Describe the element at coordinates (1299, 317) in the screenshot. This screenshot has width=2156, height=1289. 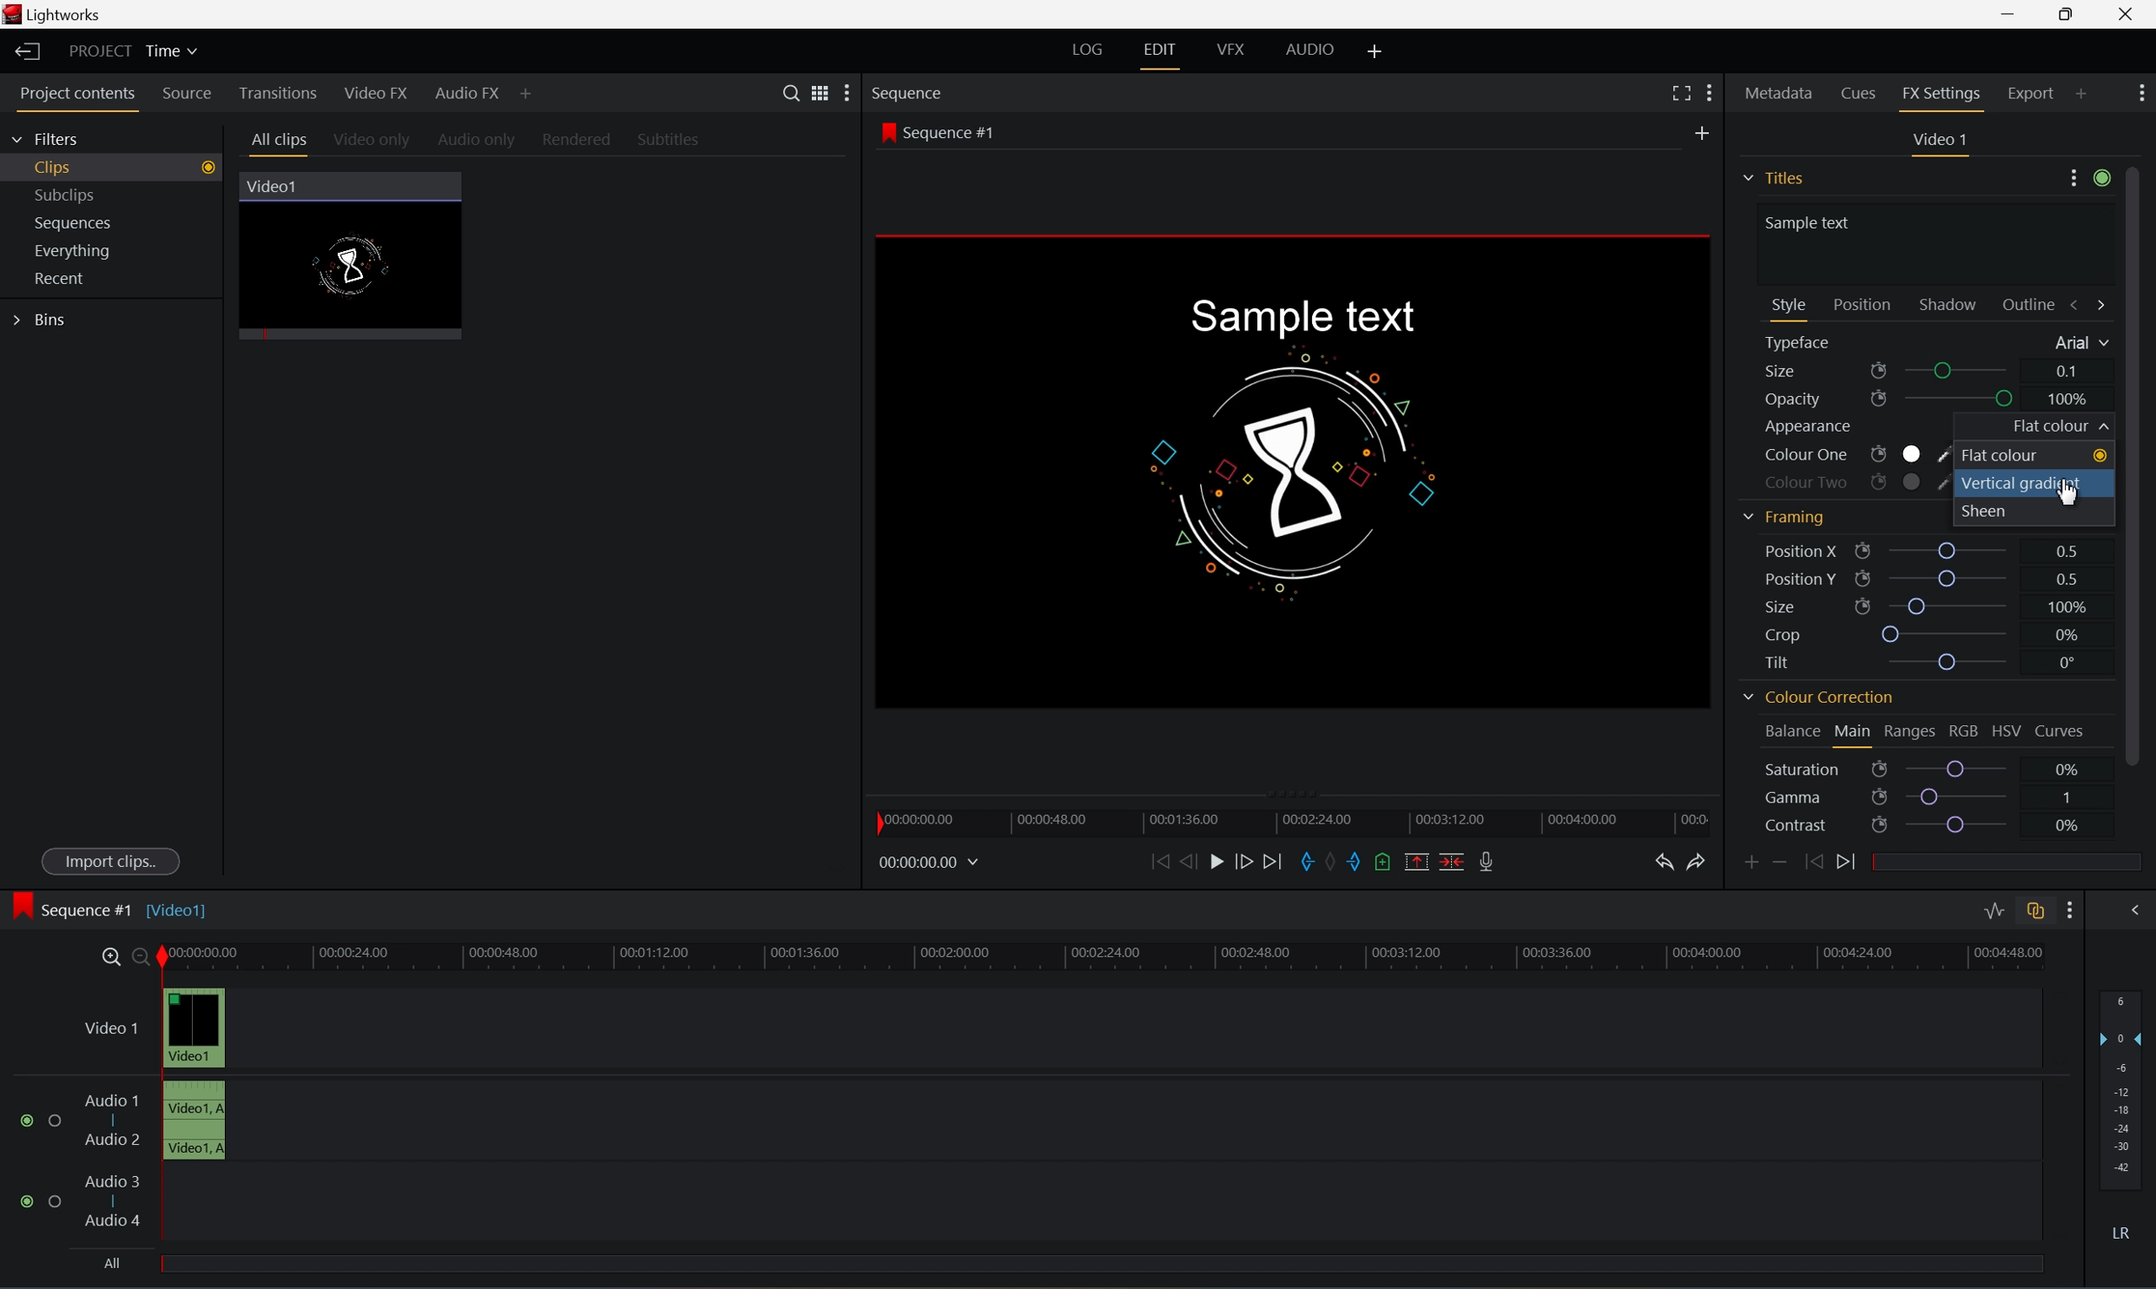
I see `Sample text` at that location.